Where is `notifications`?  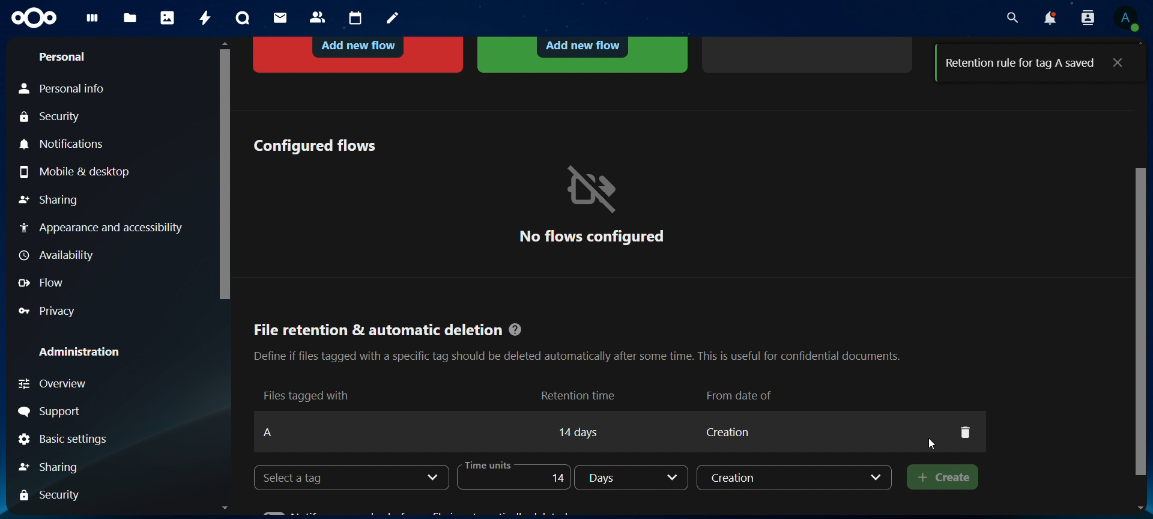
notifications is located at coordinates (1049, 18).